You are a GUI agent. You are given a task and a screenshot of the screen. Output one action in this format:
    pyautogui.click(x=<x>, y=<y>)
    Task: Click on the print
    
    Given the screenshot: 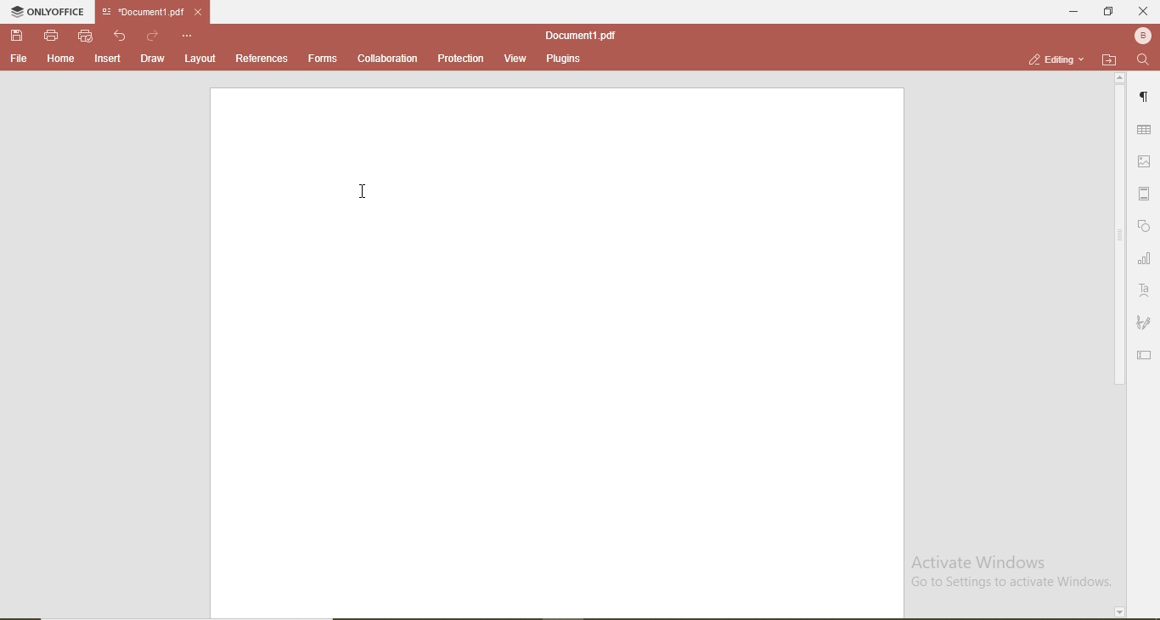 What is the action you would take?
    pyautogui.click(x=53, y=37)
    